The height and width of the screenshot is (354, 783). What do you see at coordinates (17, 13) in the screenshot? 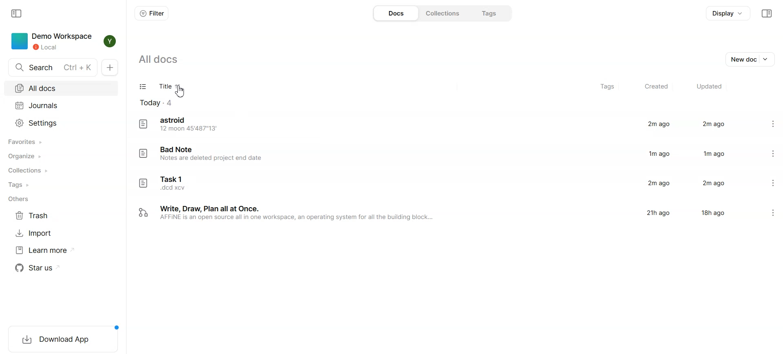
I see `Collapse sidebar` at bounding box center [17, 13].